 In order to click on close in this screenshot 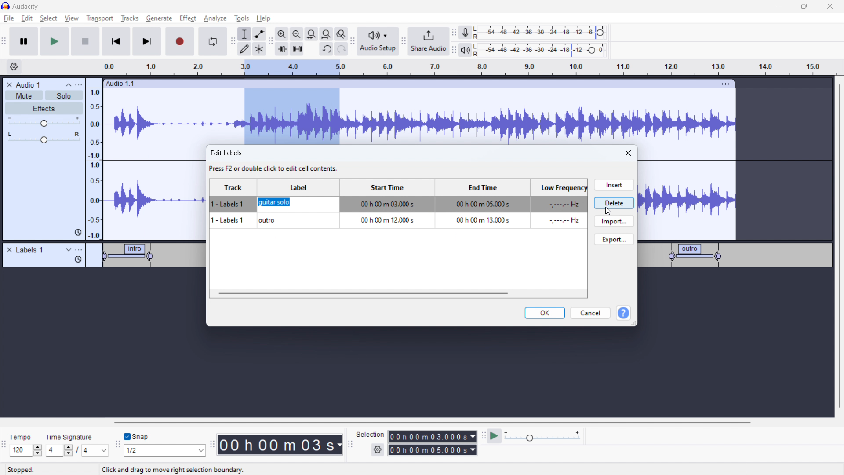, I will do `click(629, 153)`.